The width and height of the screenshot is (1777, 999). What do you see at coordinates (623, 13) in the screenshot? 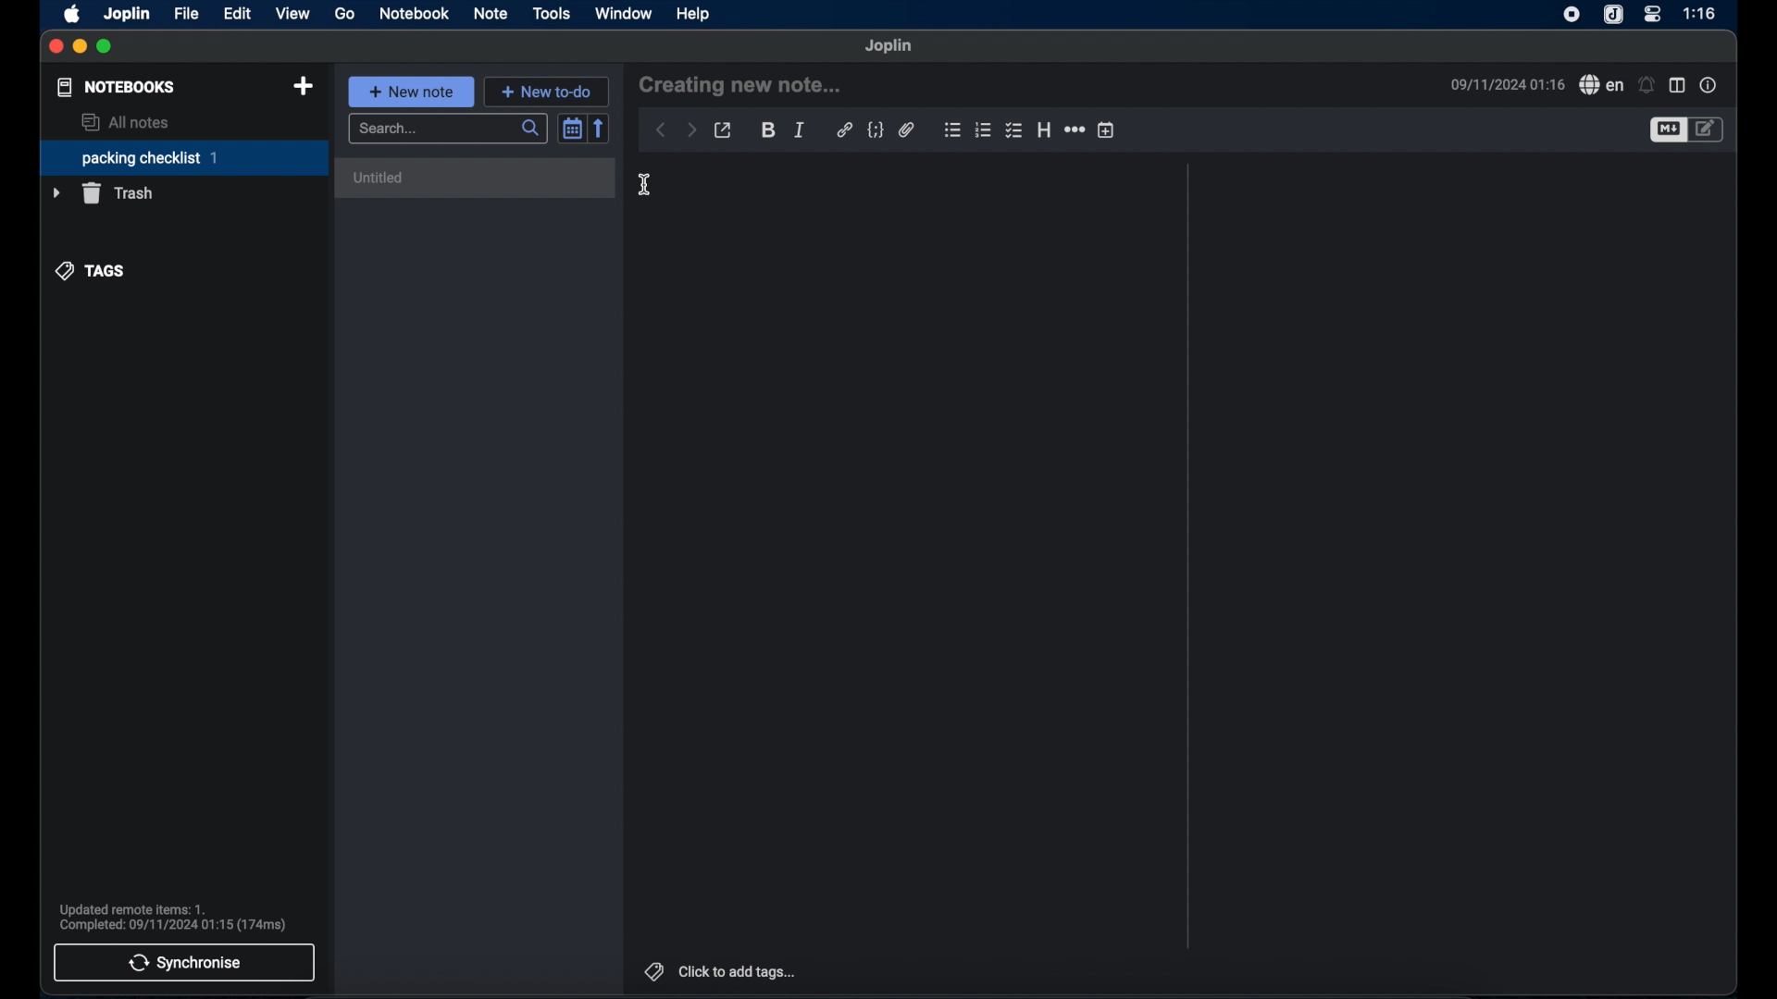
I see `window` at bounding box center [623, 13].